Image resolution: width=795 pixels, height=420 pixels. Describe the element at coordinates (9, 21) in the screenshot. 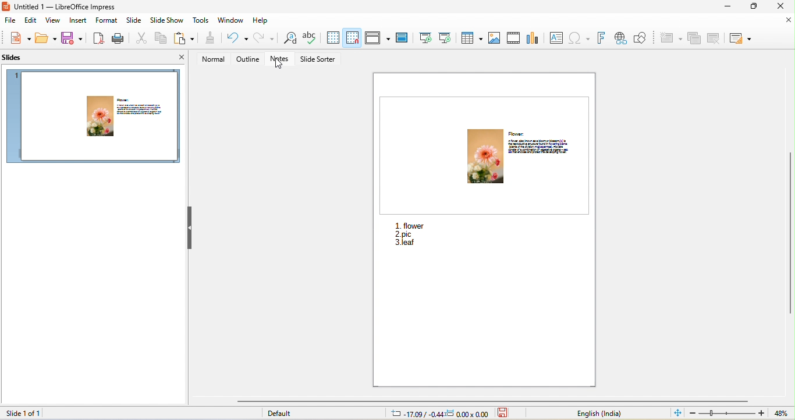

I see `file` at that location.